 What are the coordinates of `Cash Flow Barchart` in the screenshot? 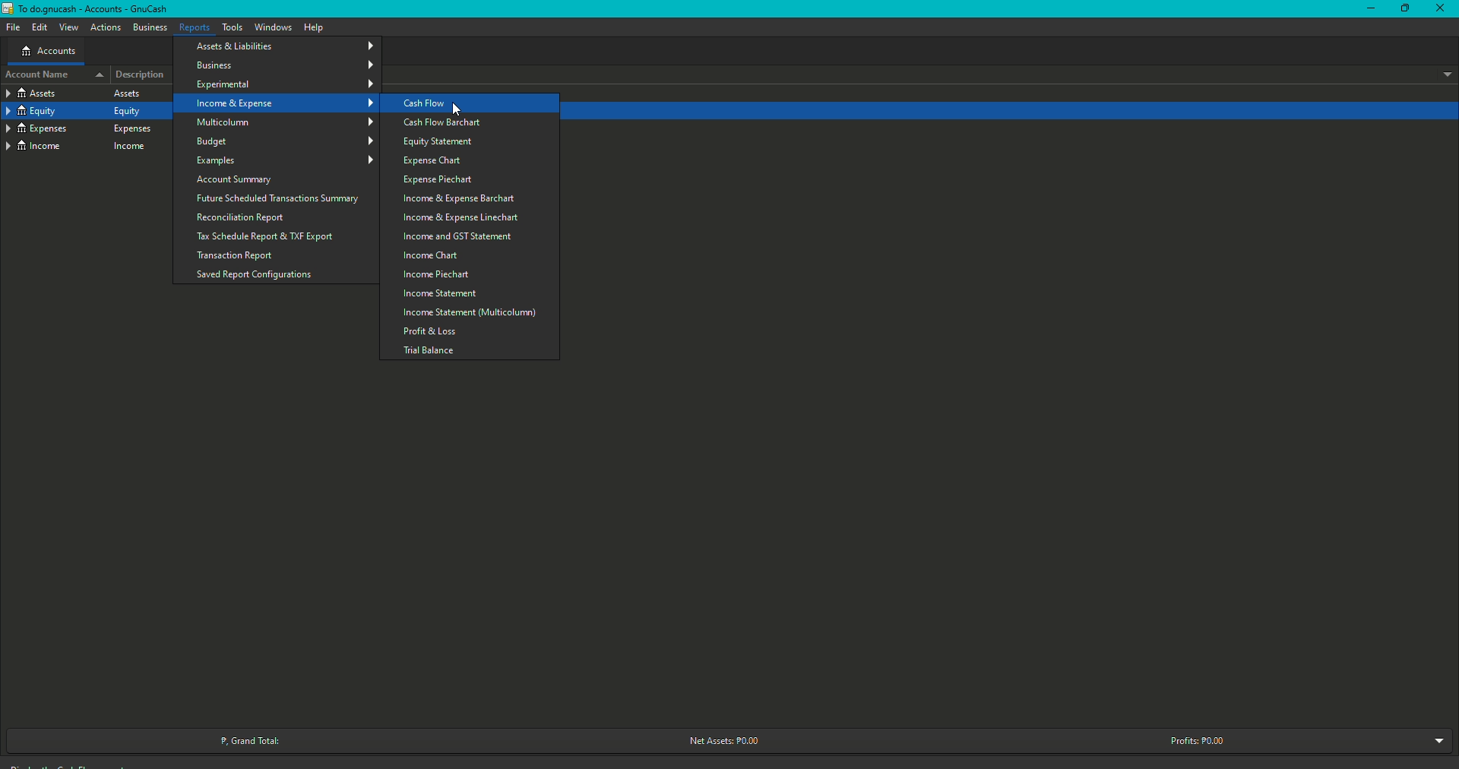 It's located at (450, 123).